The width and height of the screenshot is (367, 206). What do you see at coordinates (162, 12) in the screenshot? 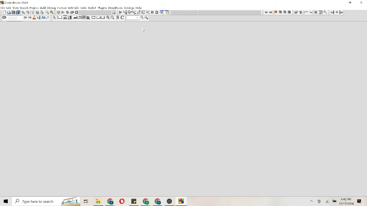
I see `Tools` at bounding box center [162, 12].